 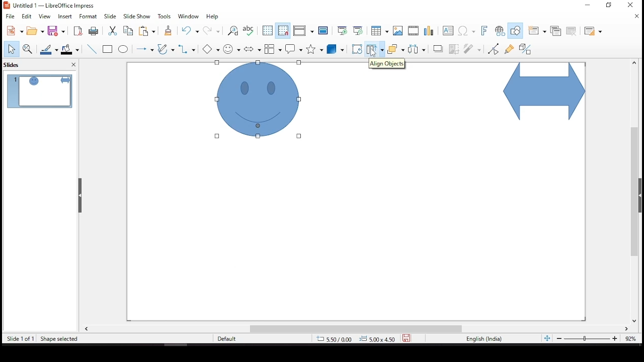 What do you see at coordinates (123, 49) in the screenshot?
I see `ellipse` at bounding box center [123, 49].